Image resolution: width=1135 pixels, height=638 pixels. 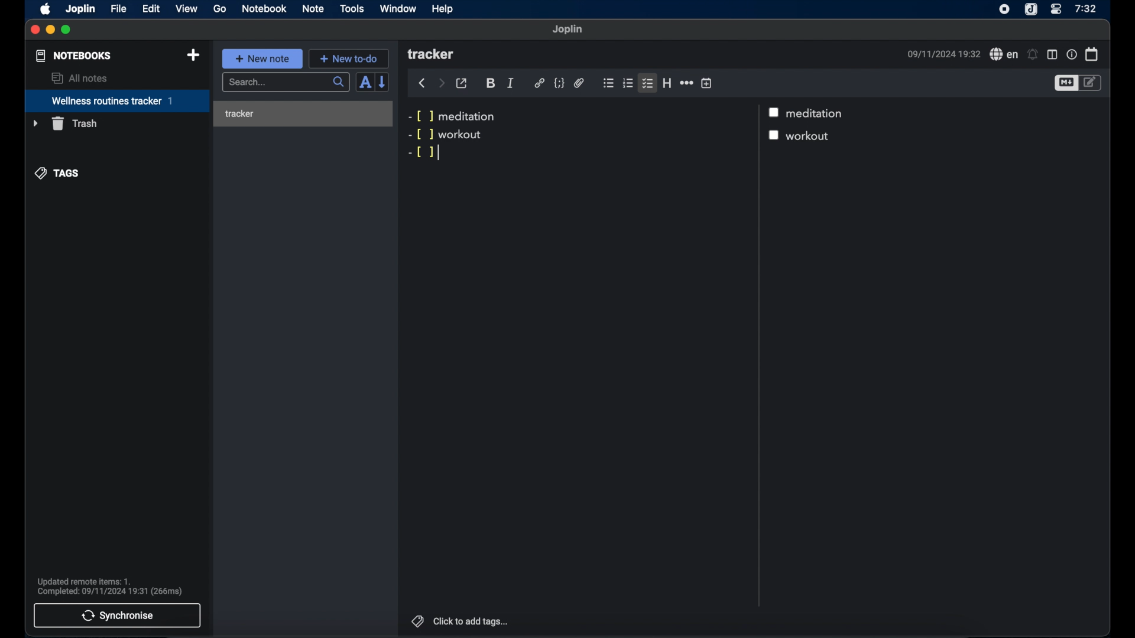 I want to click on note, so click(x=313, y=9).